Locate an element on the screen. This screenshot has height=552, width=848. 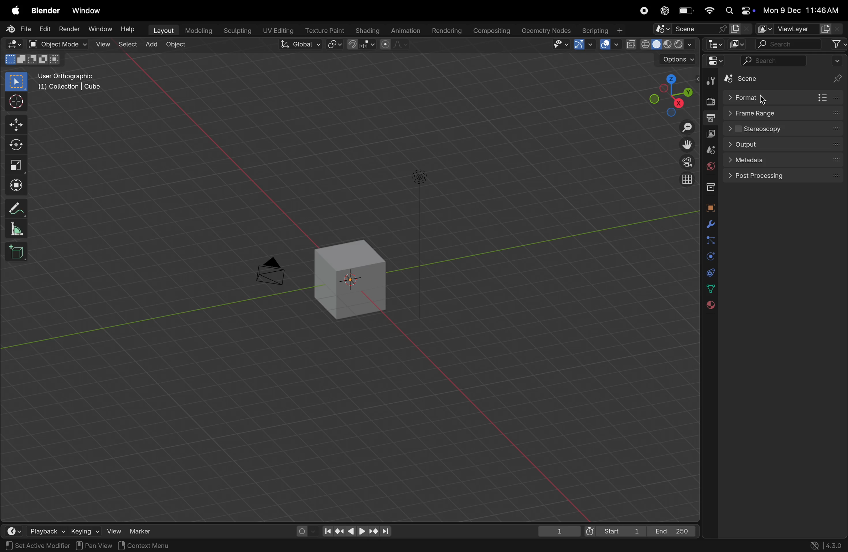
record is located at coordinates (645, 11).